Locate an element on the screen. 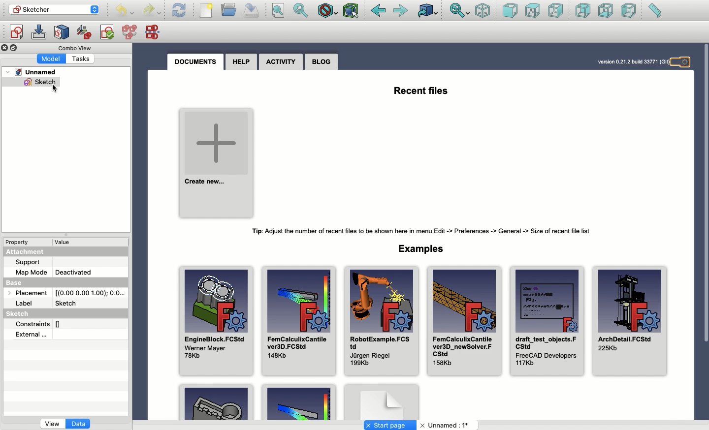 The width and height of the screenshot is (709, 430). Combo View is located at coordinates (75, 48).